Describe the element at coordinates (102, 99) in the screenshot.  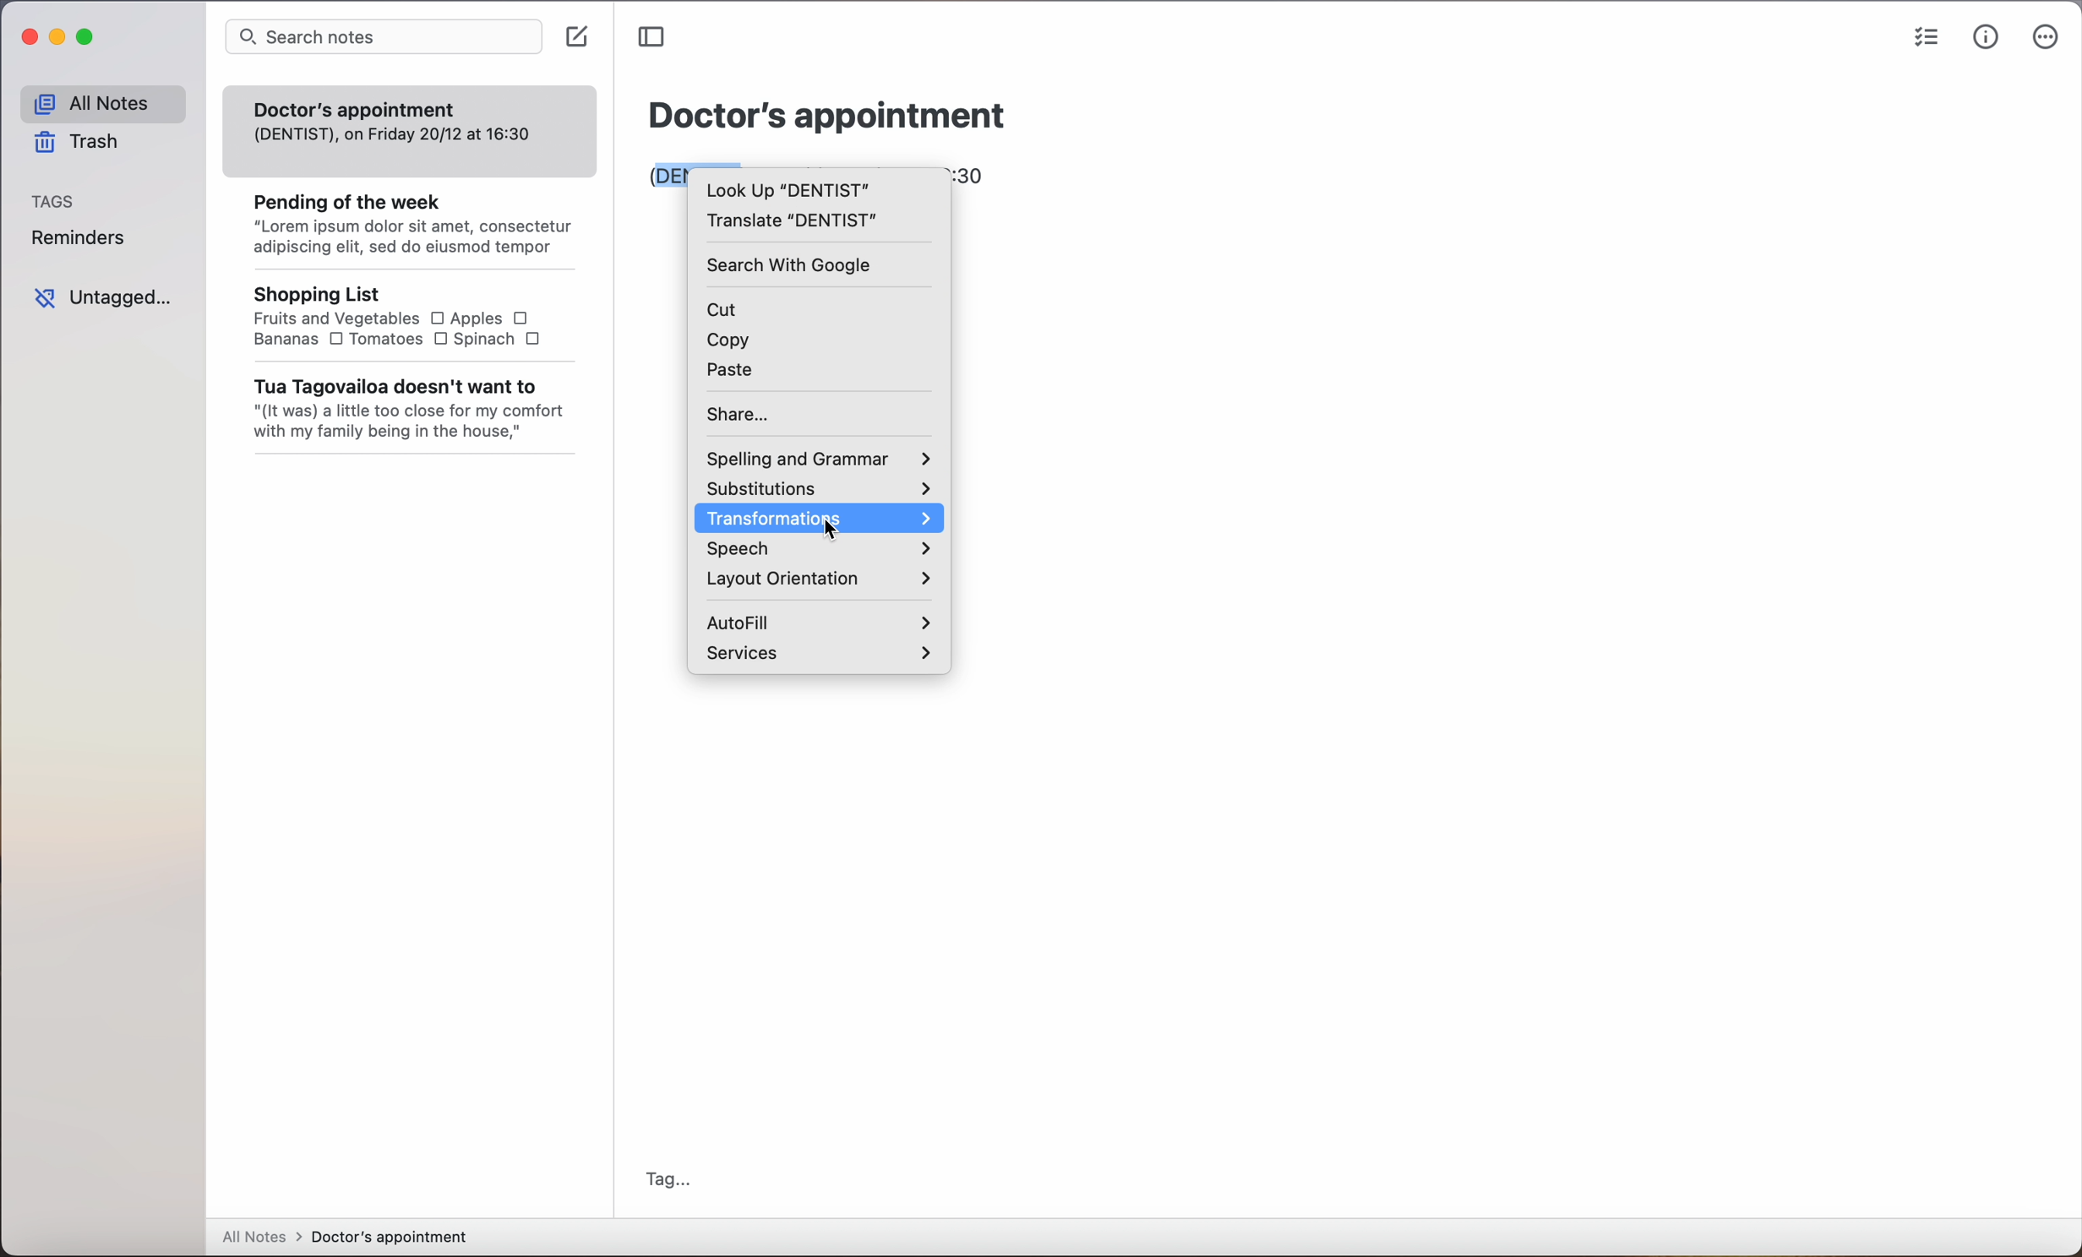
I see `all notes` at that location.